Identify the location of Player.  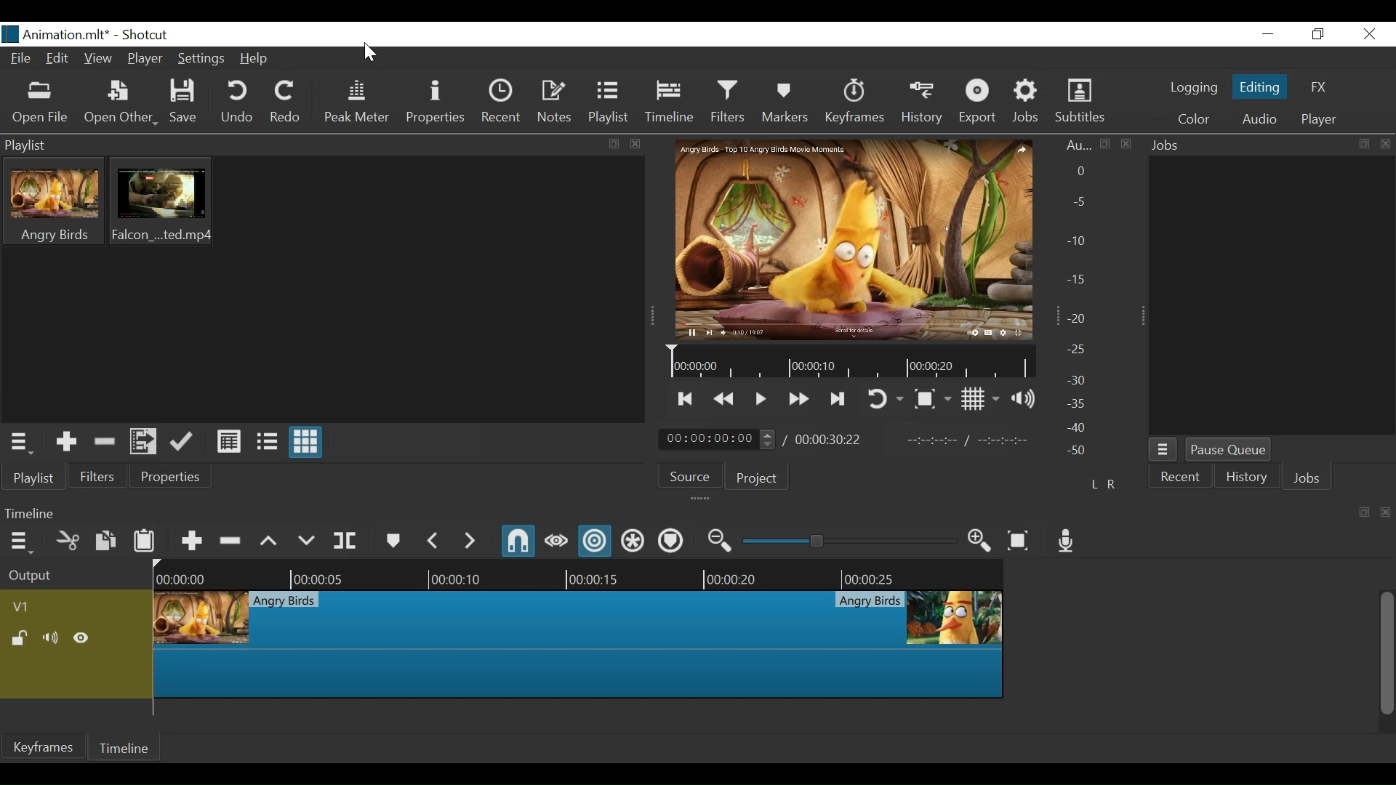
(1318, 120).